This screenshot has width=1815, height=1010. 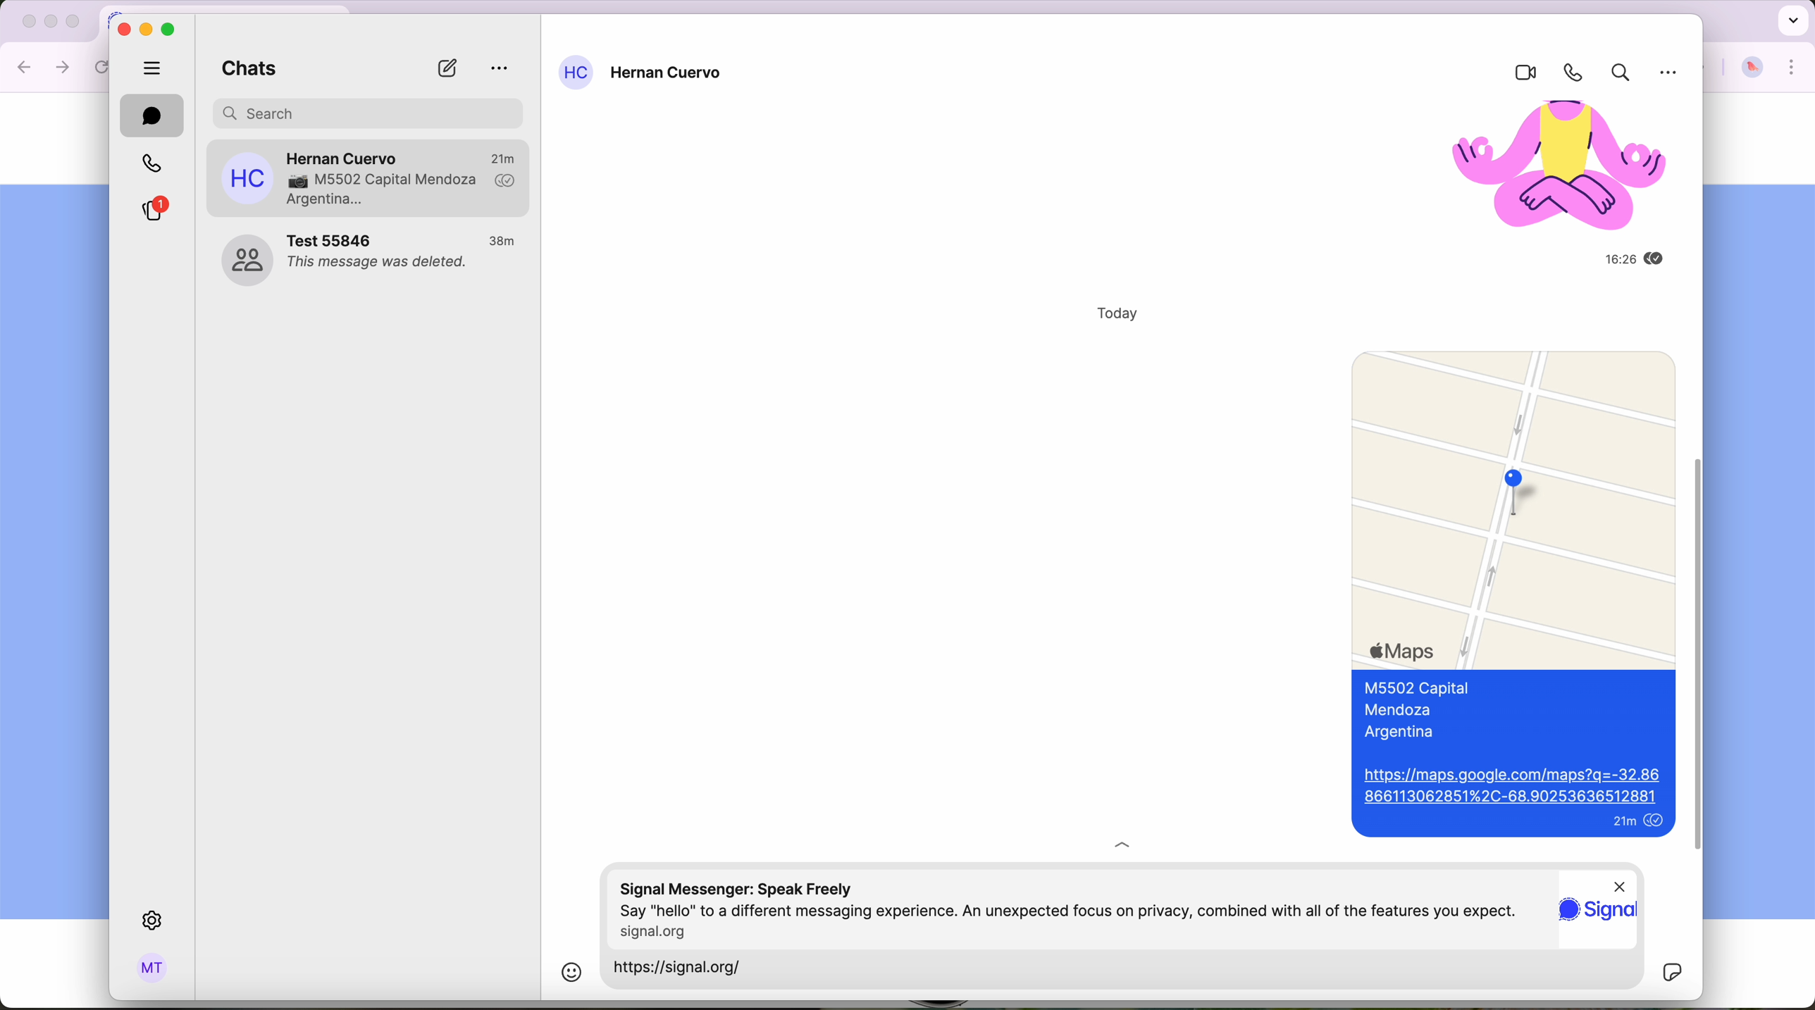 I want to click on Argentina, so click(x=1396, y=732).